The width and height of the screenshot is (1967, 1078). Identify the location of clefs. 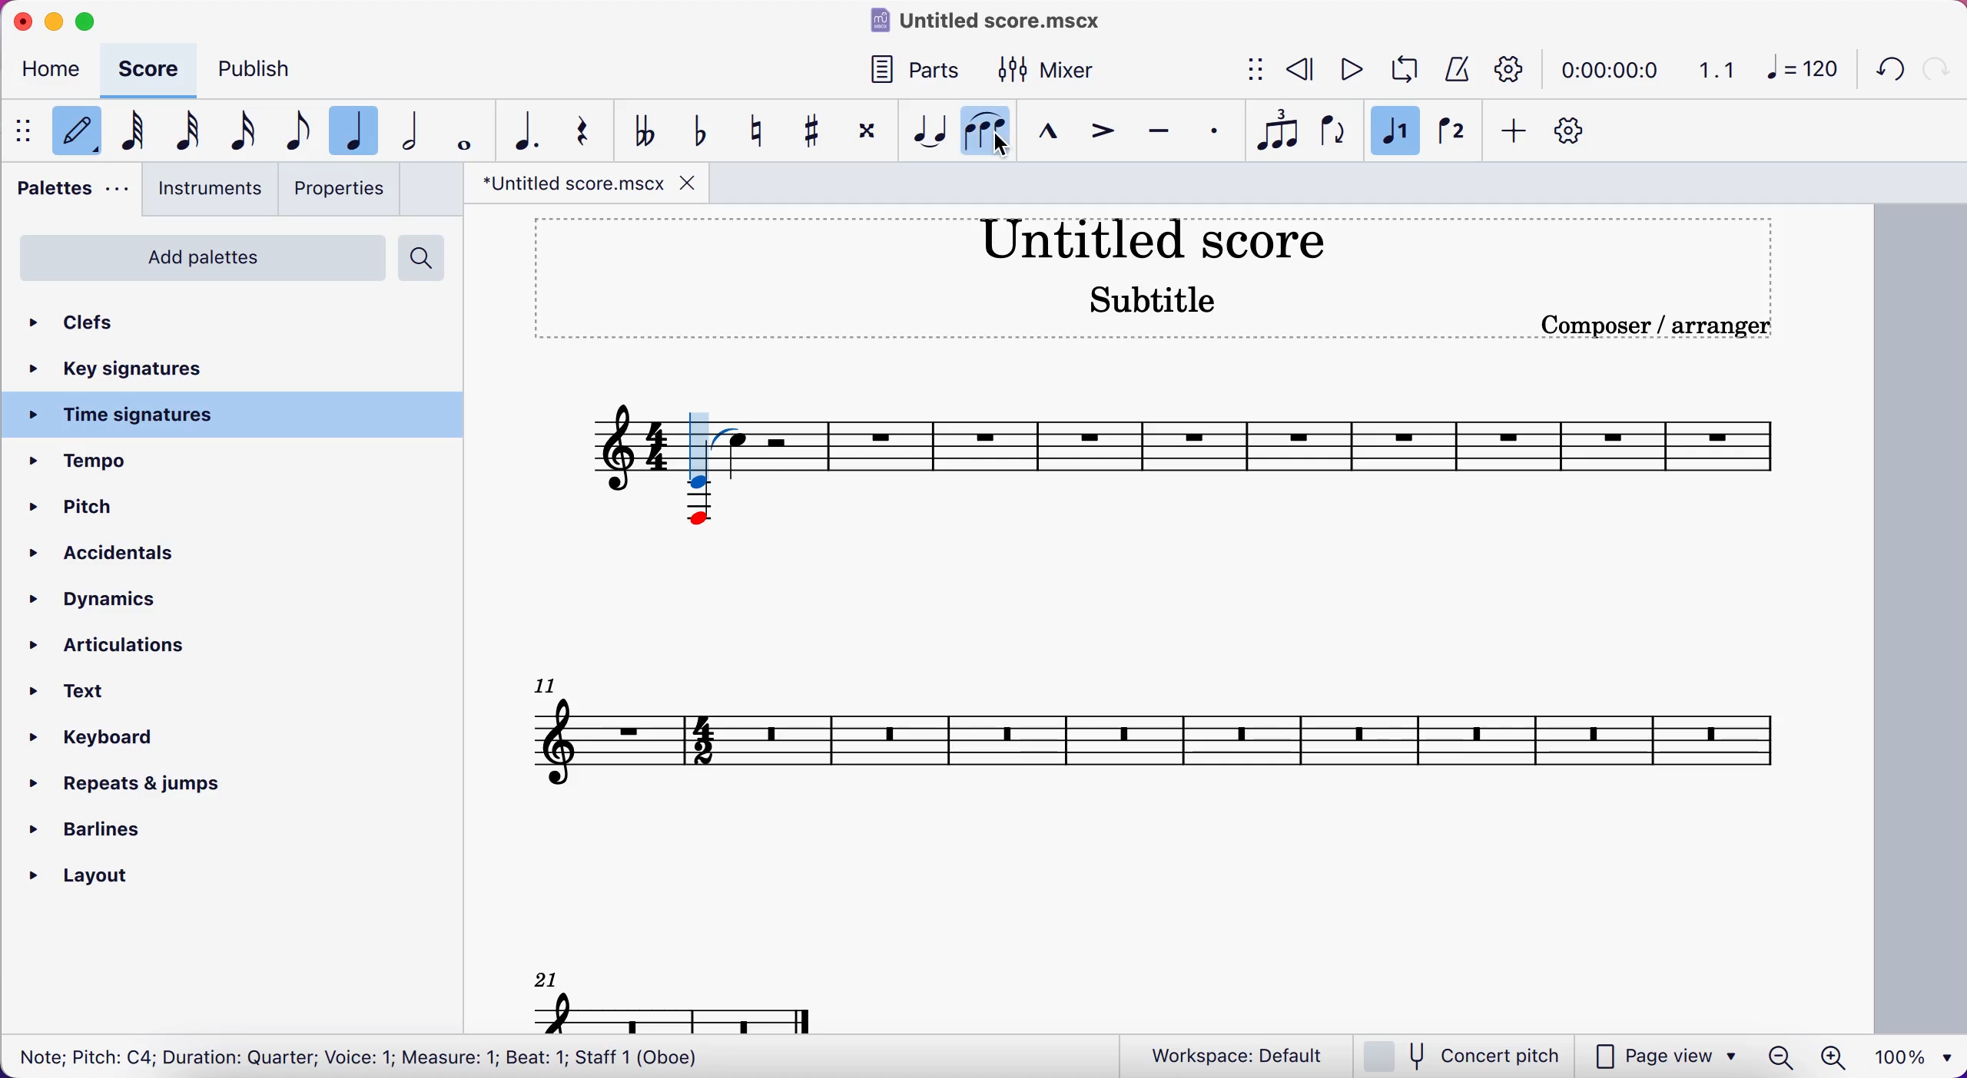
(148, 323).